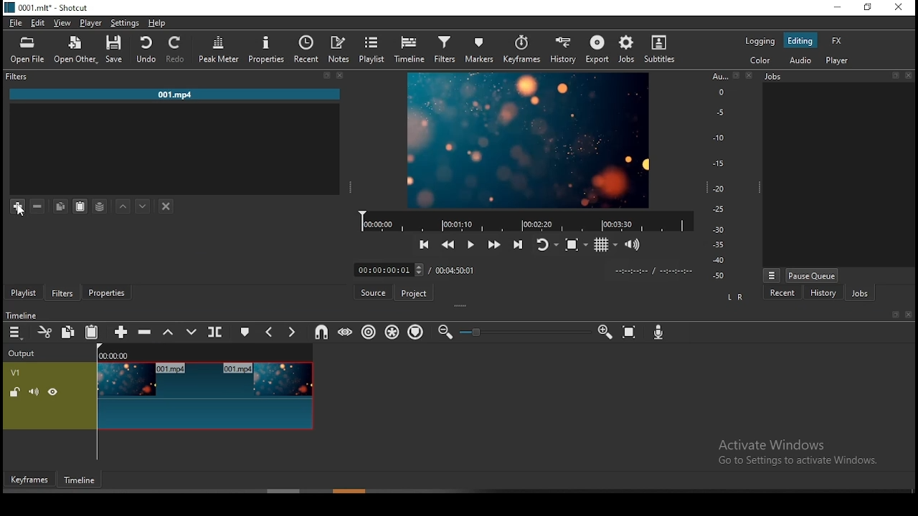 The image size is (918, 516). What do you see at coordinates (604, 246) in the screenshot?
I see `toggle grid display on the player` at bounding box center [604, 246].